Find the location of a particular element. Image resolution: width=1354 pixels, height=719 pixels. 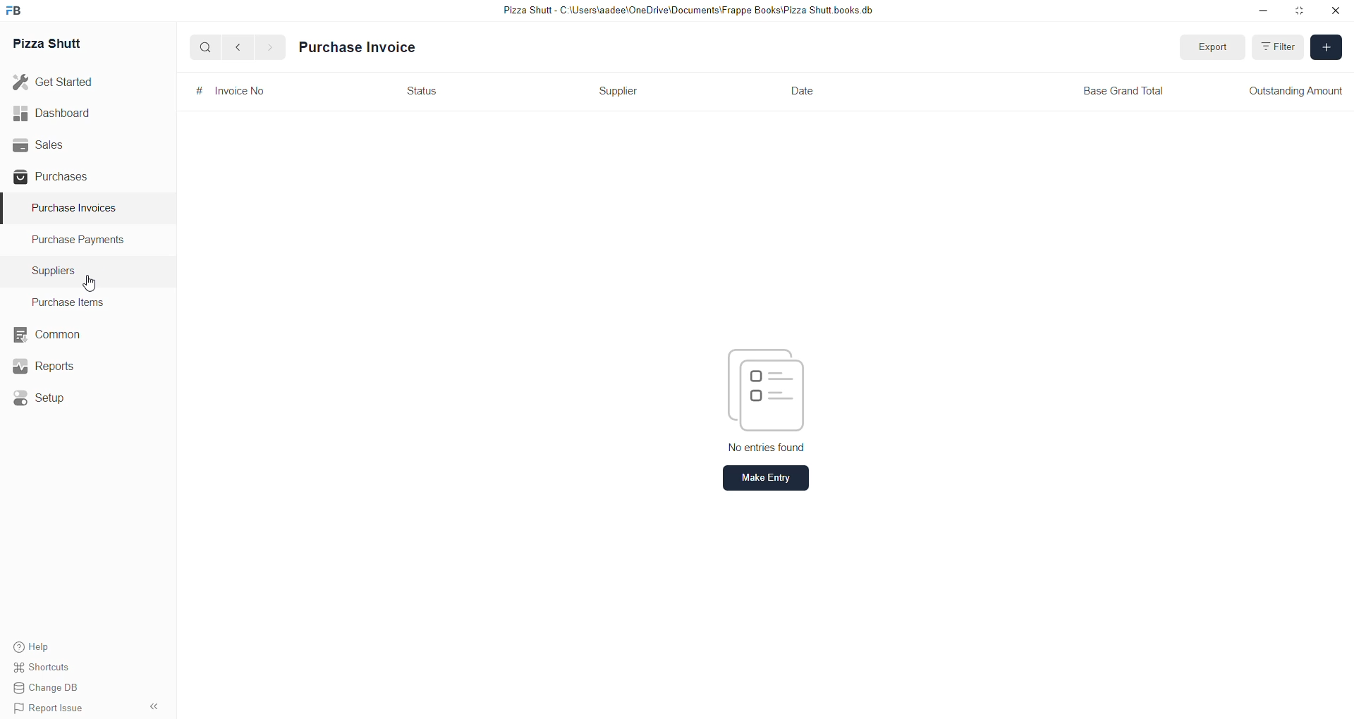

next page is located at coordinates (266, 47).